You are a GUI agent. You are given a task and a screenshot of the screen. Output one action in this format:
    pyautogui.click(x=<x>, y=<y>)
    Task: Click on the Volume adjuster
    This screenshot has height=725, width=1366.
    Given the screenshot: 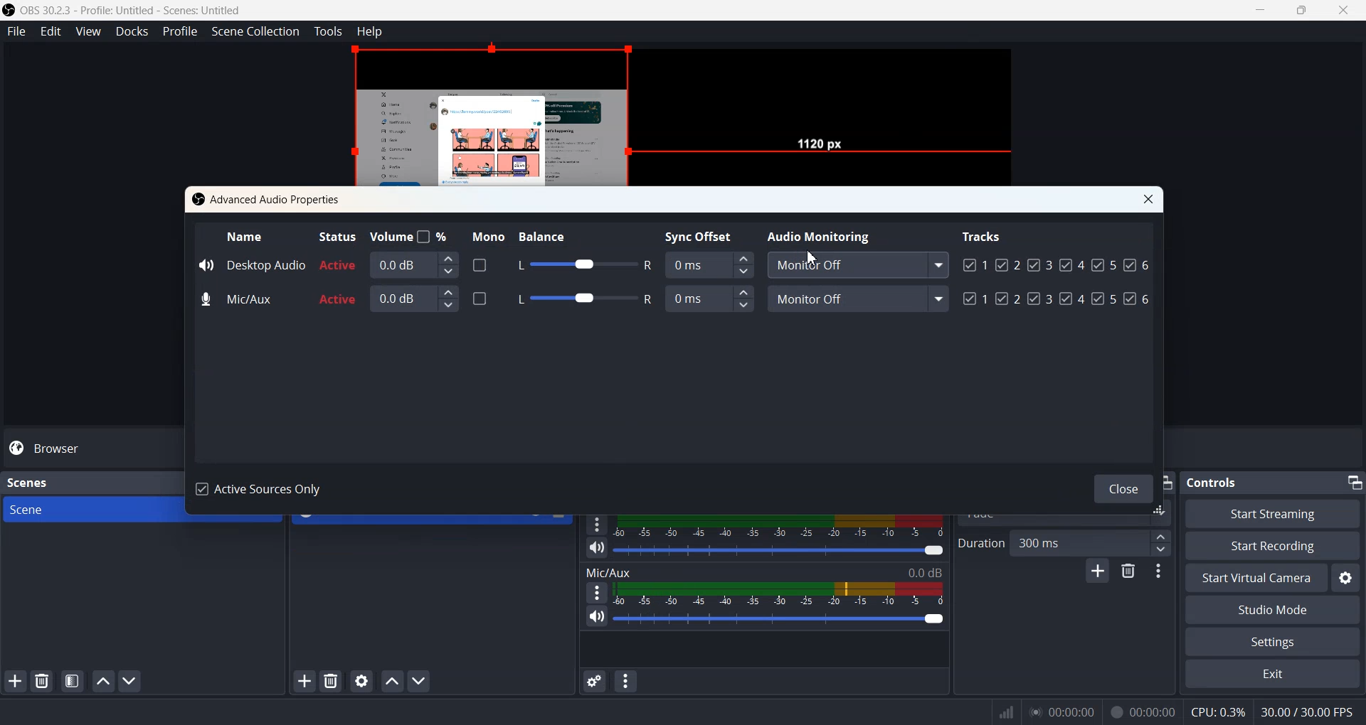 What is the action you would take?
    pyautogui.click(x=781, y=549)
    